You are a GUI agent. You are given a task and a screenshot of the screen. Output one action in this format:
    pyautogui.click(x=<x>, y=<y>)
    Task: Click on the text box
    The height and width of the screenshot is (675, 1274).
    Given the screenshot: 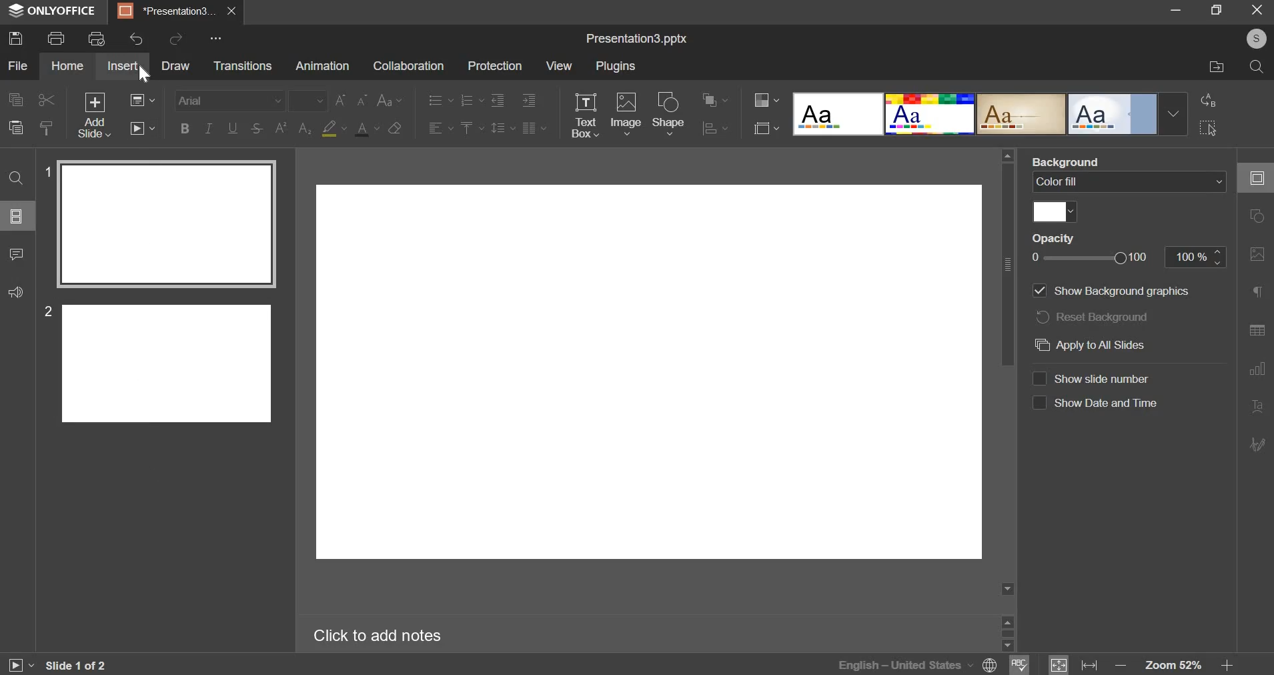 What is the action you would take?
    pyautogui.click(x=584, y=115)
    